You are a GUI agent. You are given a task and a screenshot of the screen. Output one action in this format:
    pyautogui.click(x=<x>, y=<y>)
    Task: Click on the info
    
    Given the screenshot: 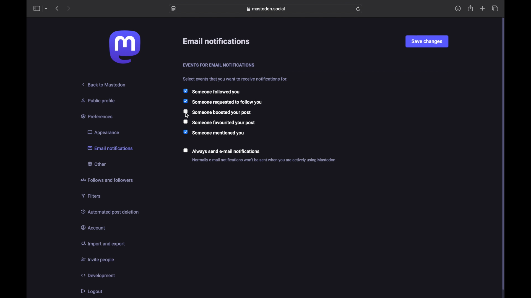 What is the action you would take?
    pyautogui.click(x=236, y=79)
    